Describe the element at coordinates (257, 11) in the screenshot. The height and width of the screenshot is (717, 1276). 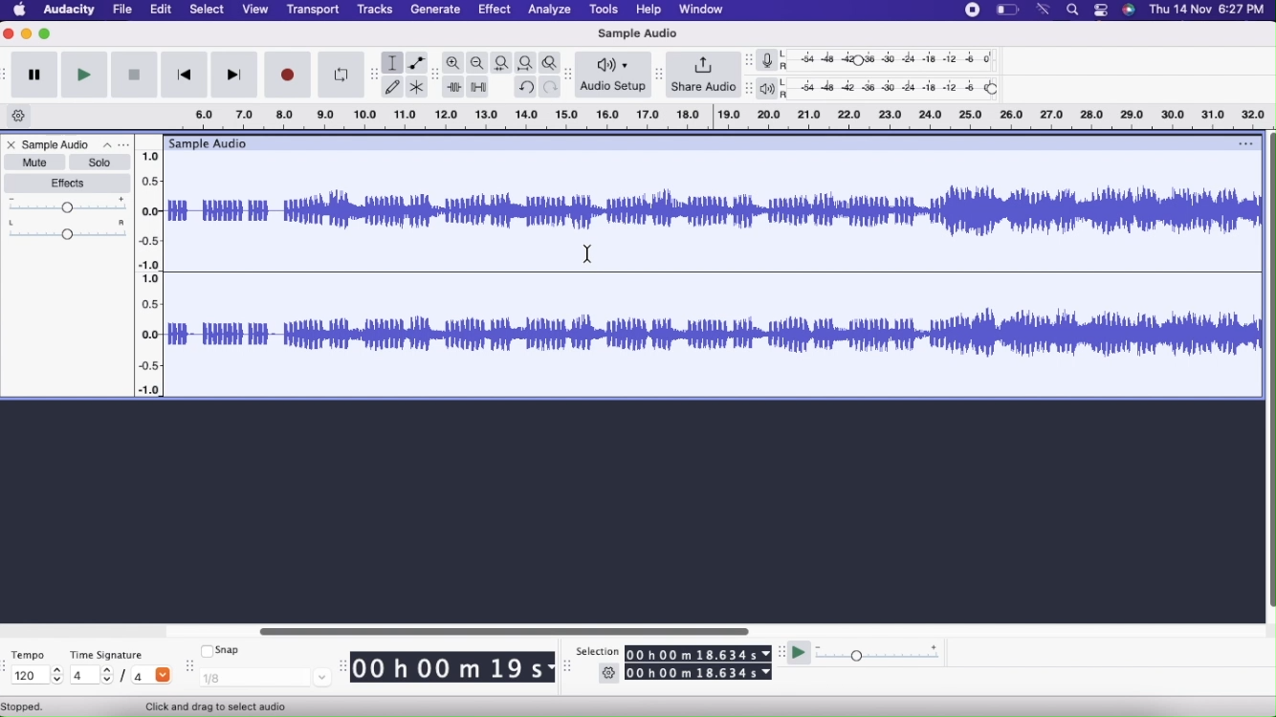
I see `View` at that location.